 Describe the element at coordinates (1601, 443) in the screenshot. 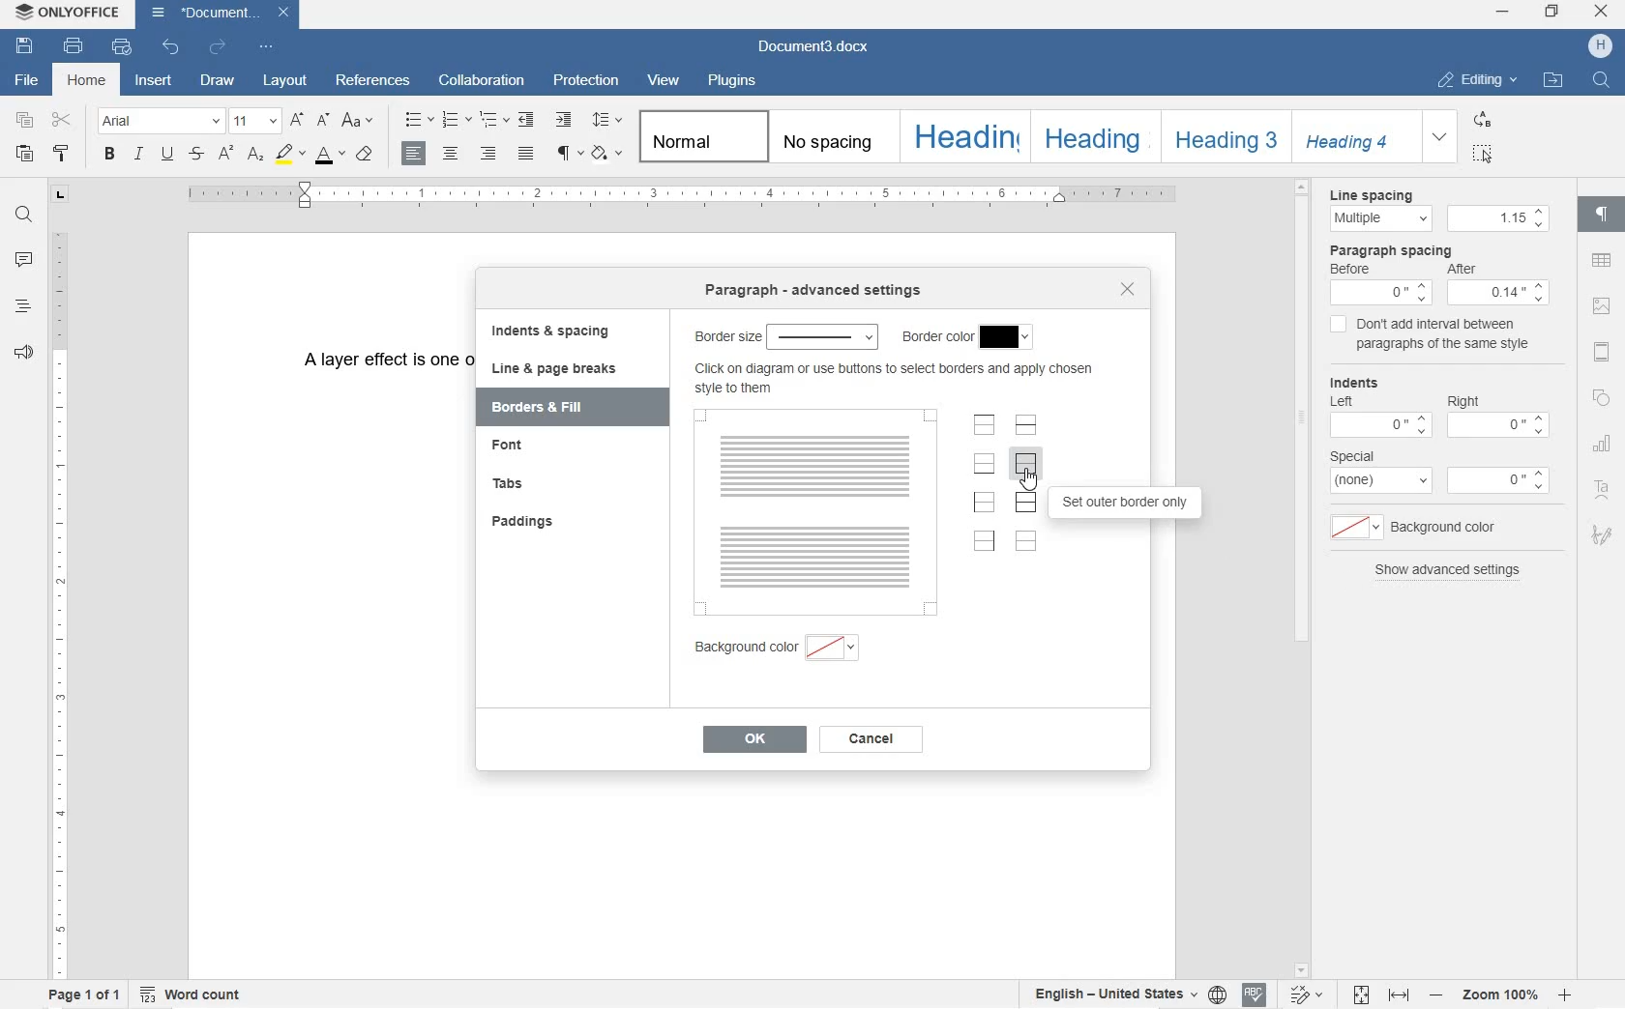

I see `CHART` at that location.